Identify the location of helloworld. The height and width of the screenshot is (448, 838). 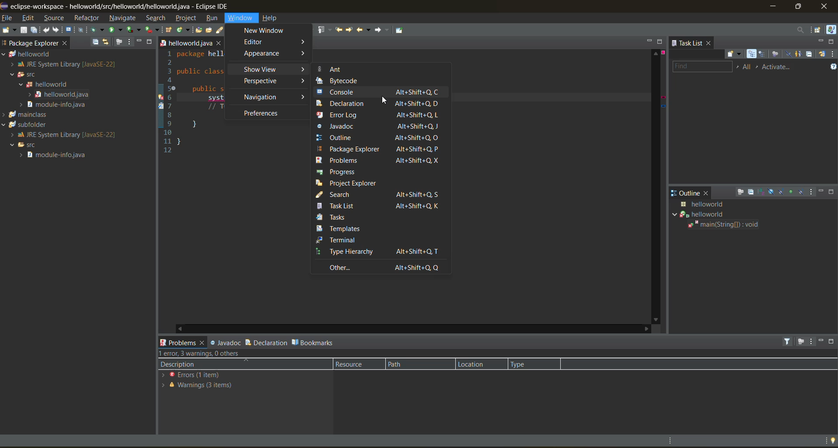
(720, 214).